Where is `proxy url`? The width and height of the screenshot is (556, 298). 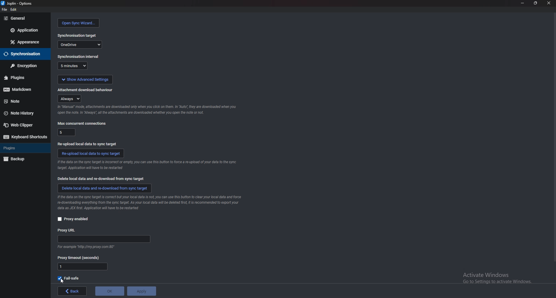
proxy url is located at coordinates (68, 230).